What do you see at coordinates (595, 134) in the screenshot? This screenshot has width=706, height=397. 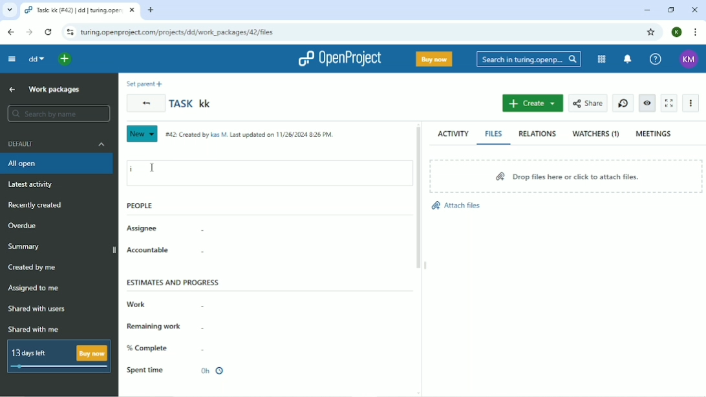 I see `Watchers (1)` at bounding box center [595, 134].